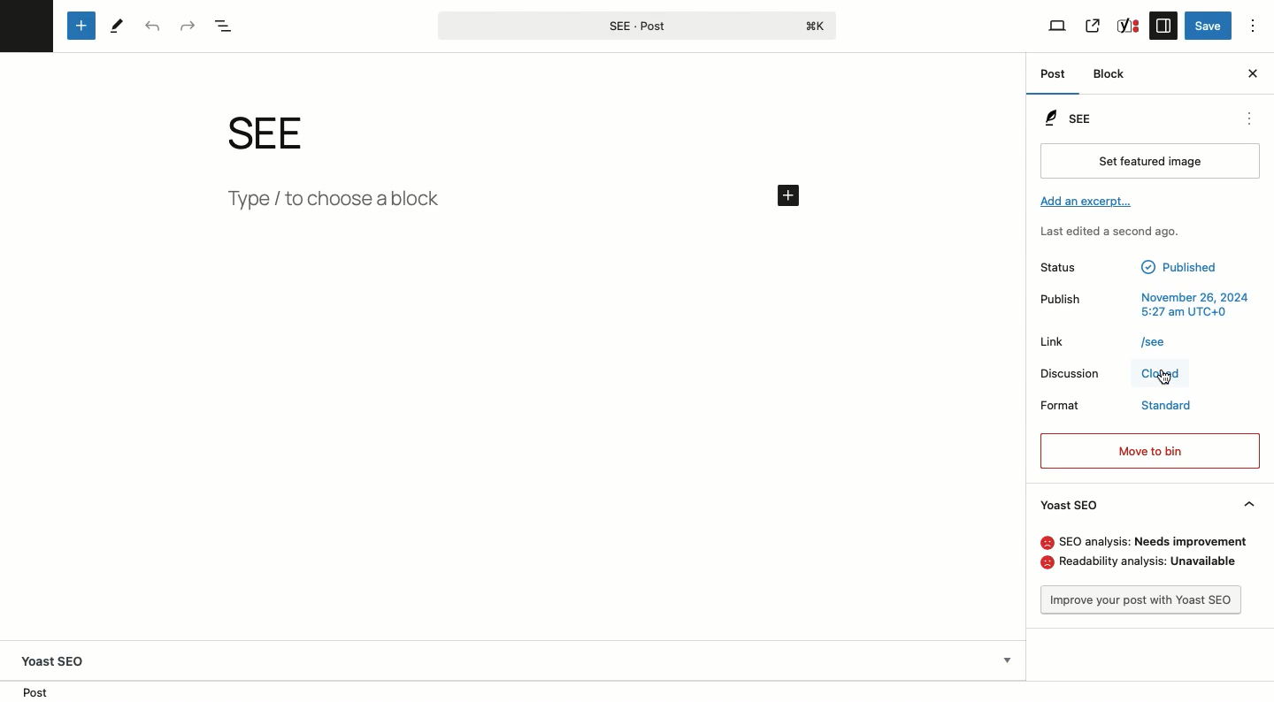  Describe the element at coordinates (1252, 23) in the screenshot. I see `Options` at that location.